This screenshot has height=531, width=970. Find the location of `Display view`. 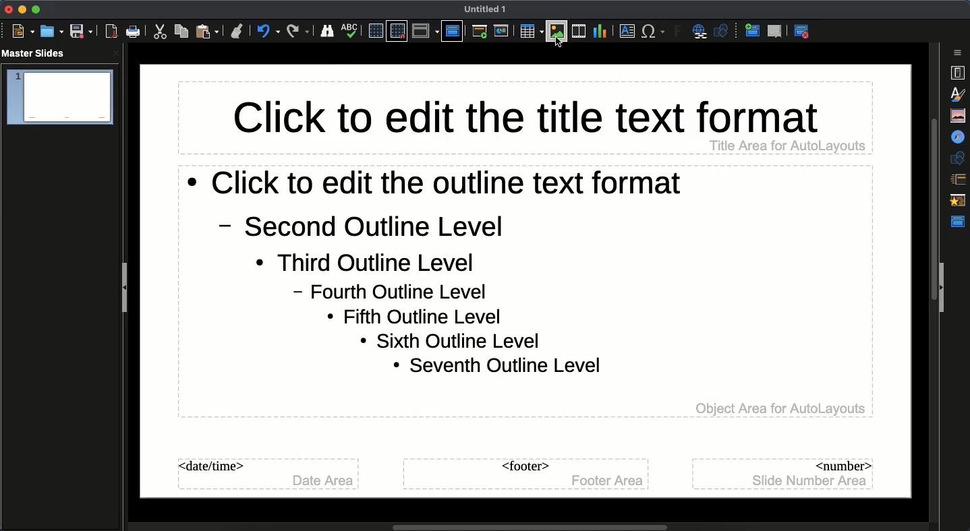

Display view is located at coordinates (425, 31).